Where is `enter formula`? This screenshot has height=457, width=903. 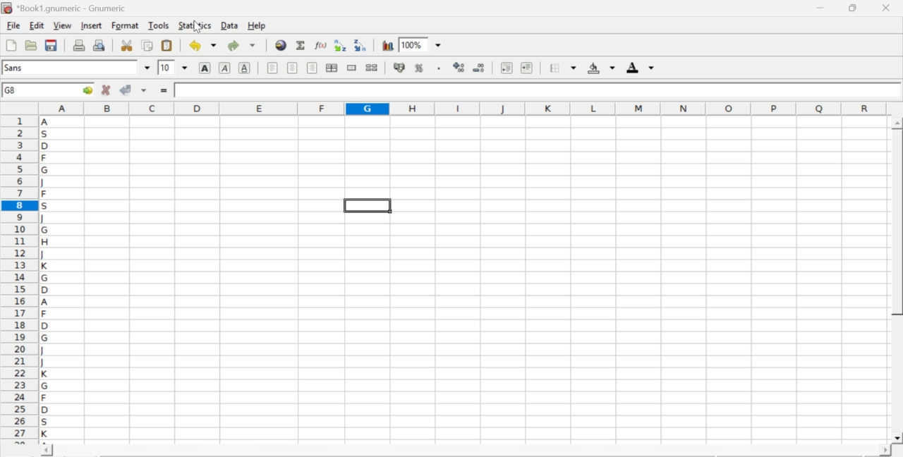
enter formula is located at coordinates (165, 91).